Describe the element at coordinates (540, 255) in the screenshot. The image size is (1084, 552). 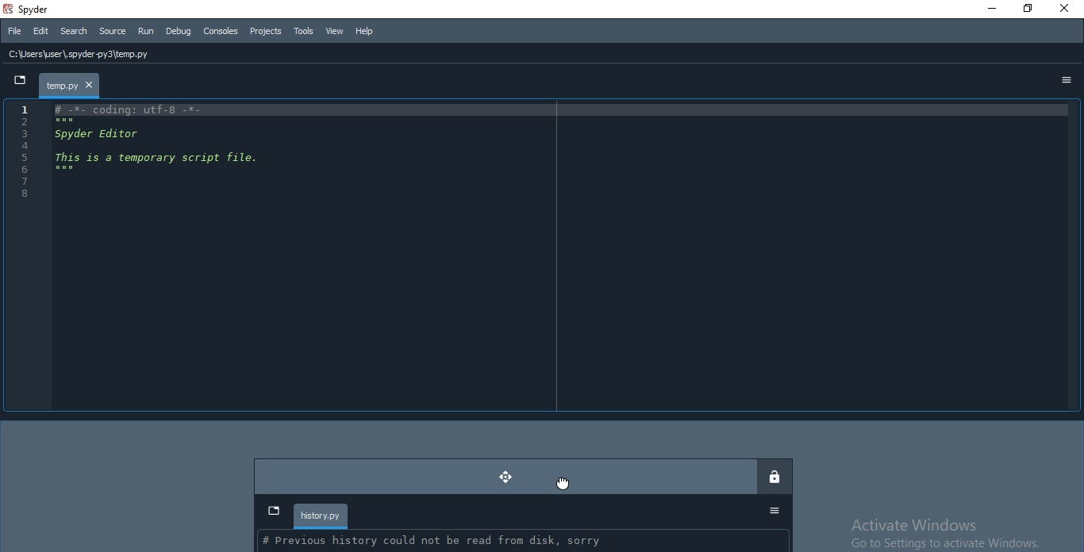
I see `IDE` at that location.